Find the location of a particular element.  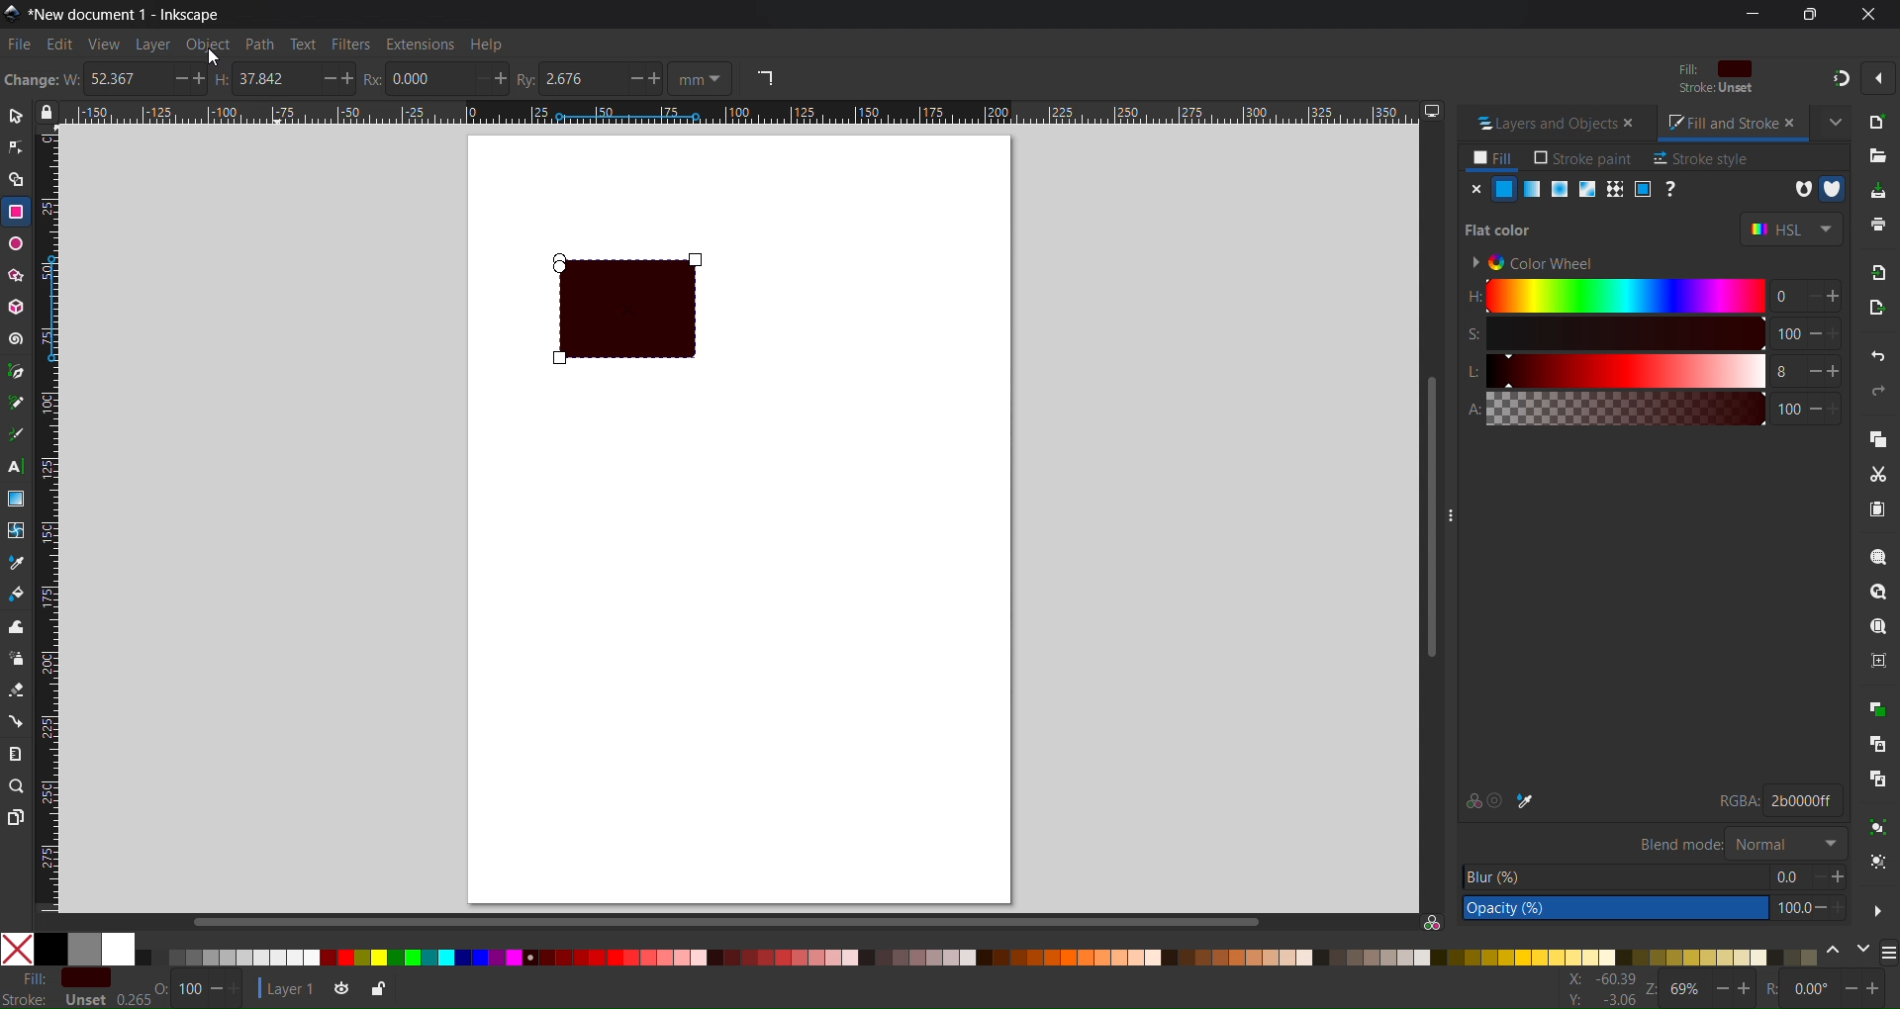

Spray tool is located at coordinates (17, 659).